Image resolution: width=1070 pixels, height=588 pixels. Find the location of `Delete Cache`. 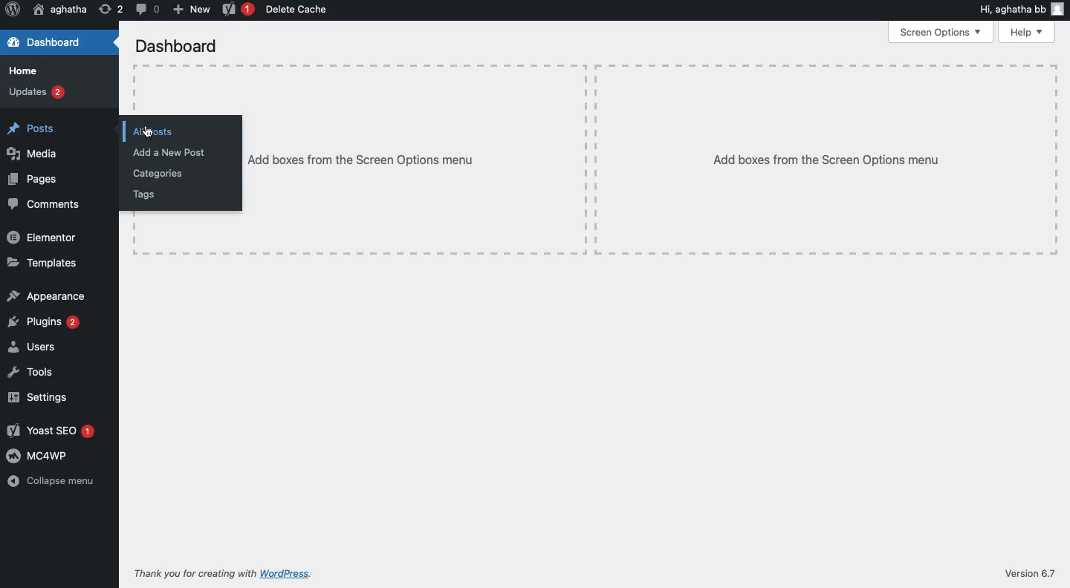

Delete Cache is located at coordinates (299, 10).